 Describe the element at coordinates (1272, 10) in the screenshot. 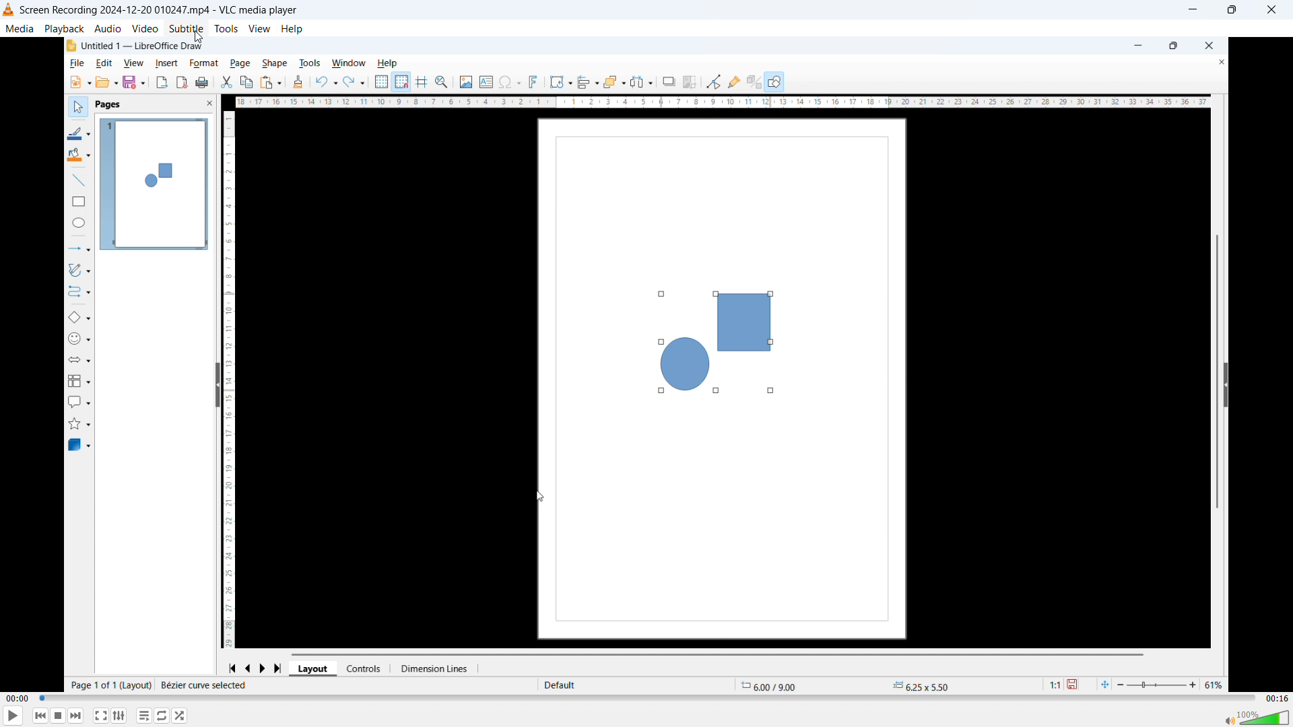

I see `close ` at that location.